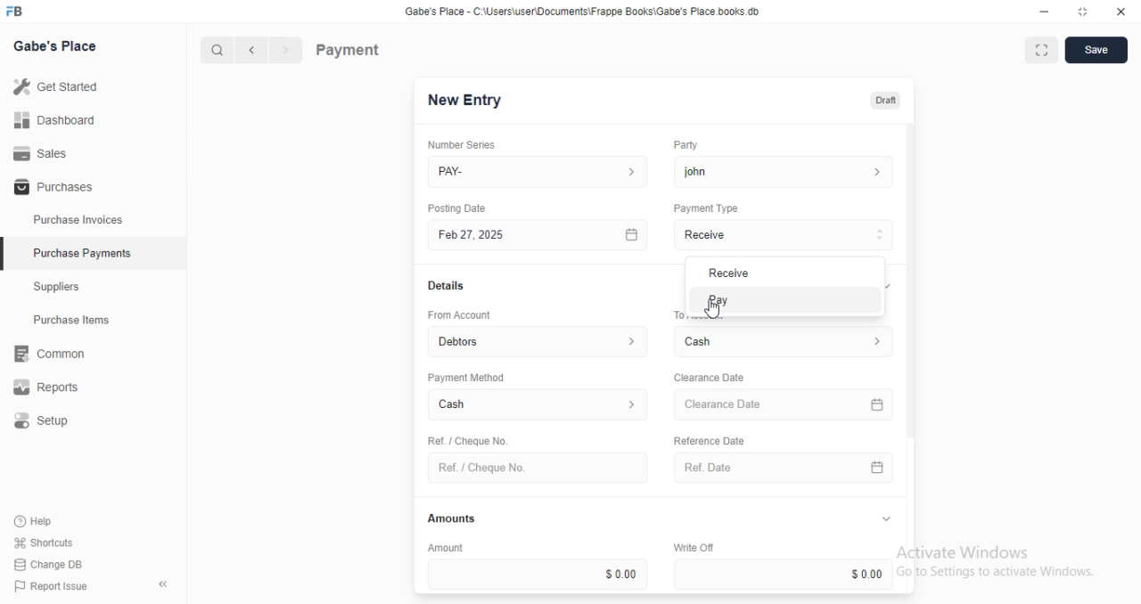 The width and height of the screenshot is (1141, 604). I want to click on Clearance Date, so click(786, 405).